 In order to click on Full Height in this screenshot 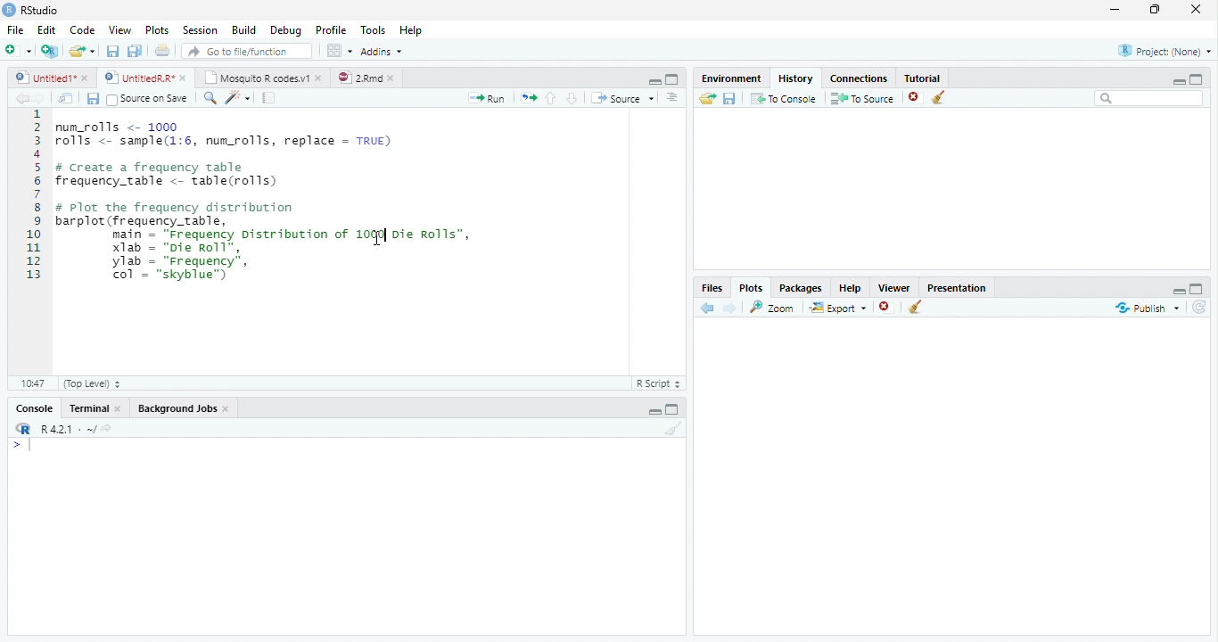, I will do `click(1198, 79)`.